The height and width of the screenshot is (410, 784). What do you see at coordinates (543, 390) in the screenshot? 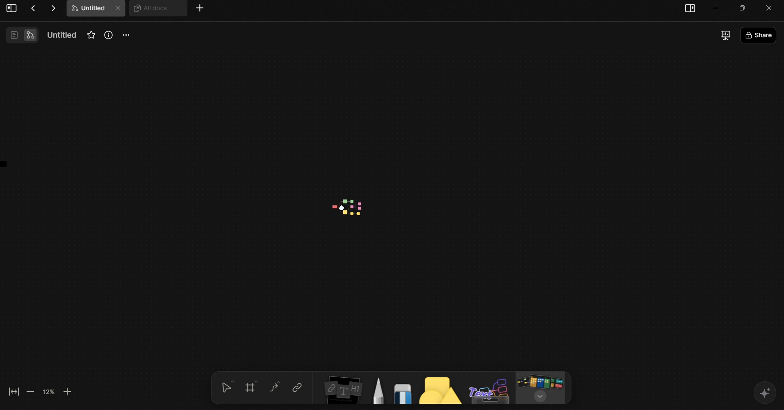
I see `Board/Template Tool` at bounding box center [543, 390].